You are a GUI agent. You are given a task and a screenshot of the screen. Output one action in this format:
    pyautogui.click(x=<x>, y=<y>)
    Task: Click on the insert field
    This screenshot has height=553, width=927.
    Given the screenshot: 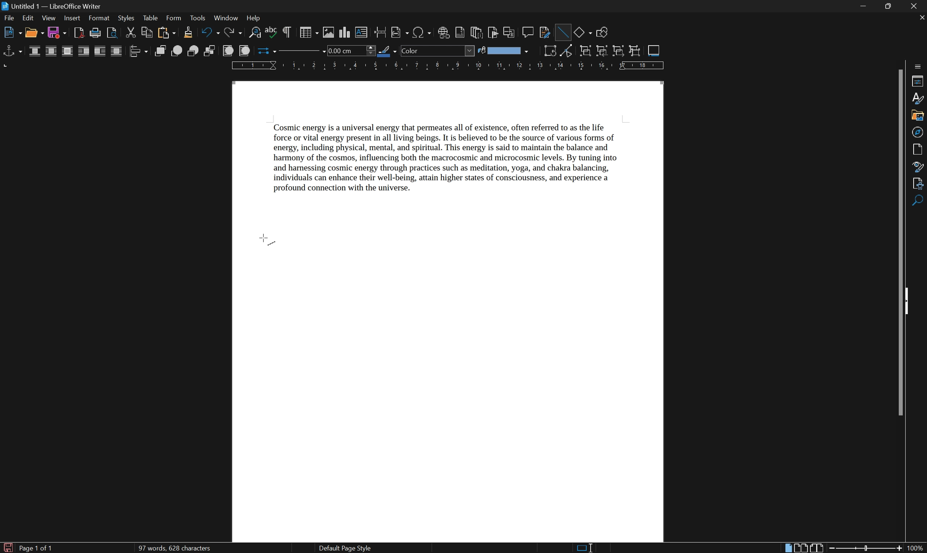 What is the action you would take?
    pyautogui.click(x=399, y=33)
    